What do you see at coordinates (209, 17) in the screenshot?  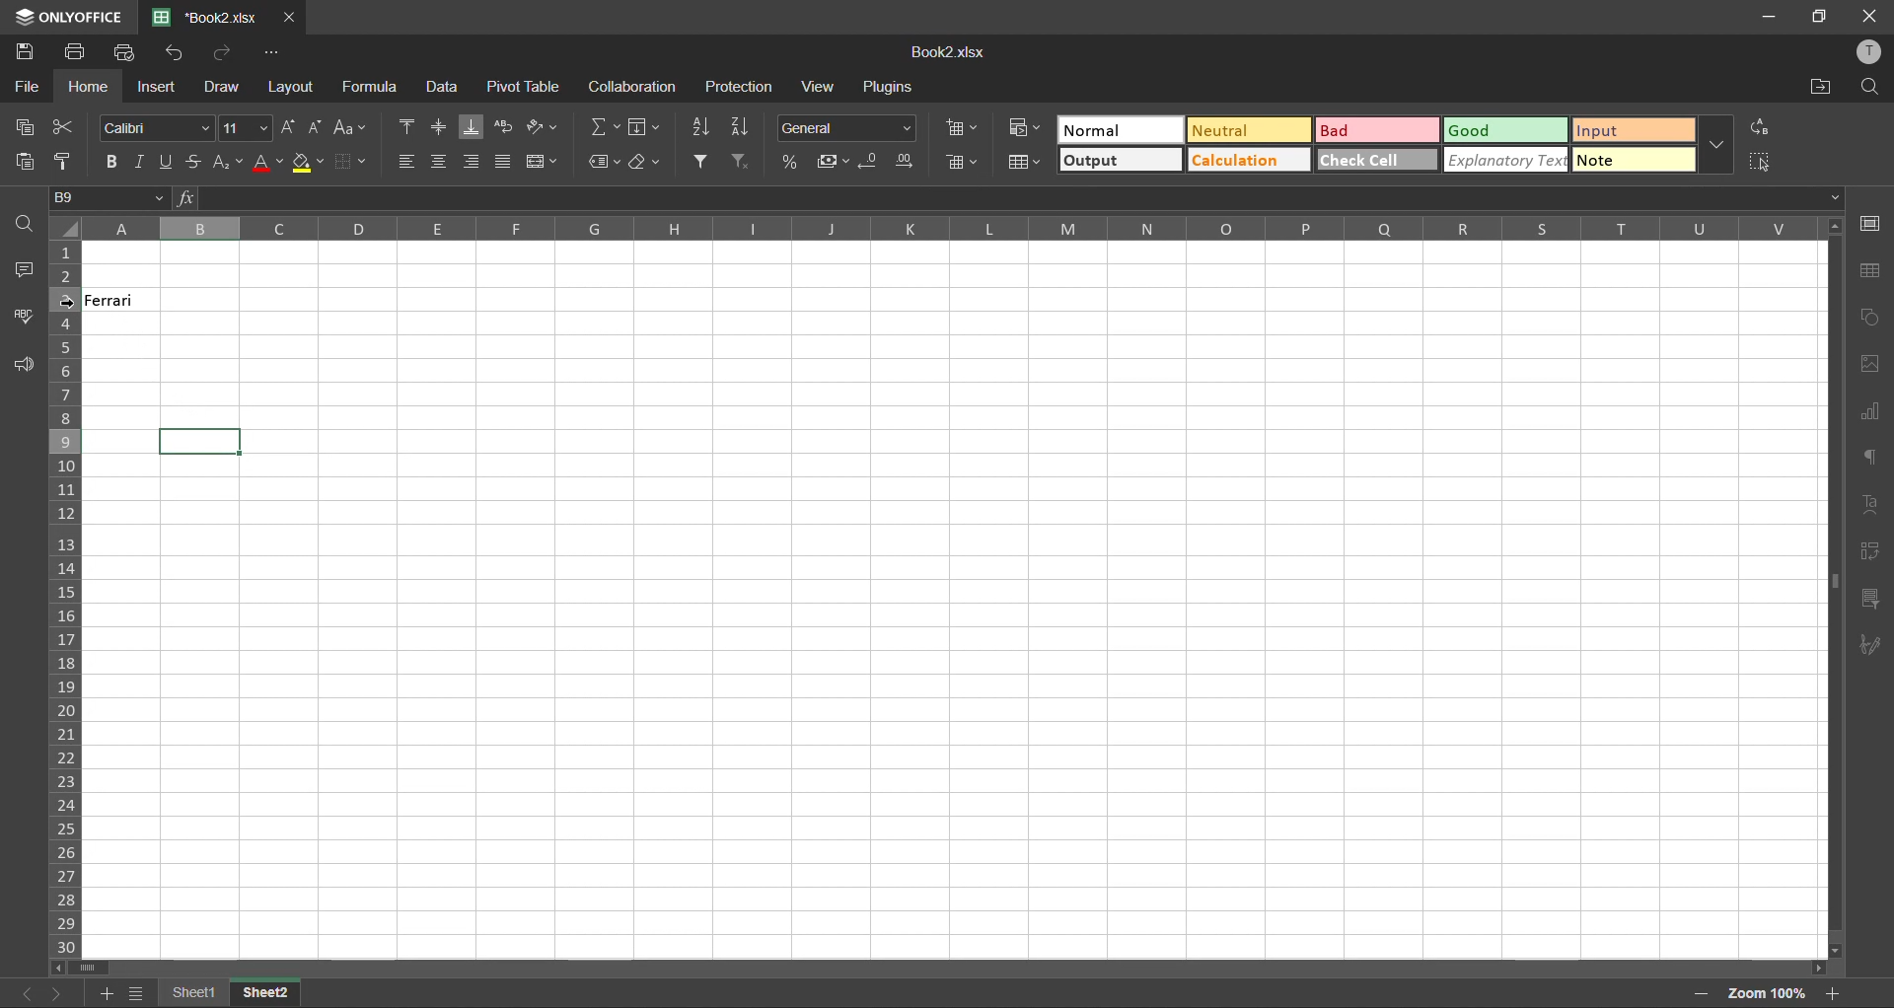 I see `*Book2.xlsx` at bounding box center [209, 17].